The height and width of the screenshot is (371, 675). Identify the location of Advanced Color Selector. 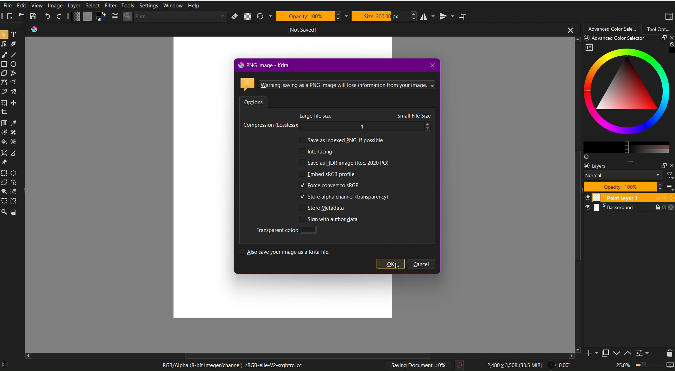
(624, 98).